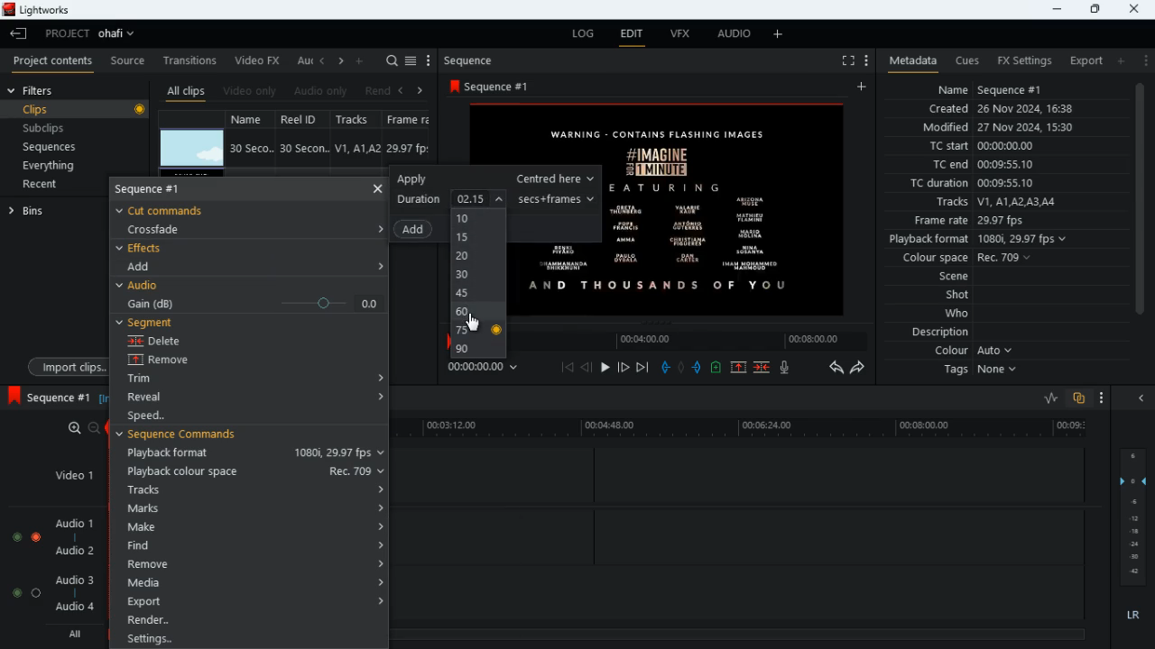  I want to click on backward, so click(836, 367).